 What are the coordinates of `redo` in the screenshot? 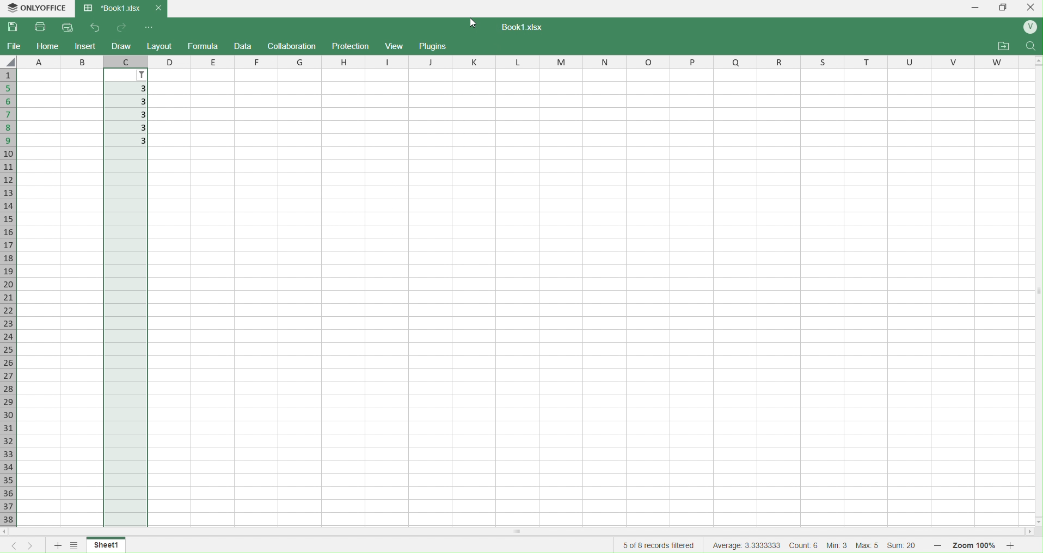 It's located at (121, 27).